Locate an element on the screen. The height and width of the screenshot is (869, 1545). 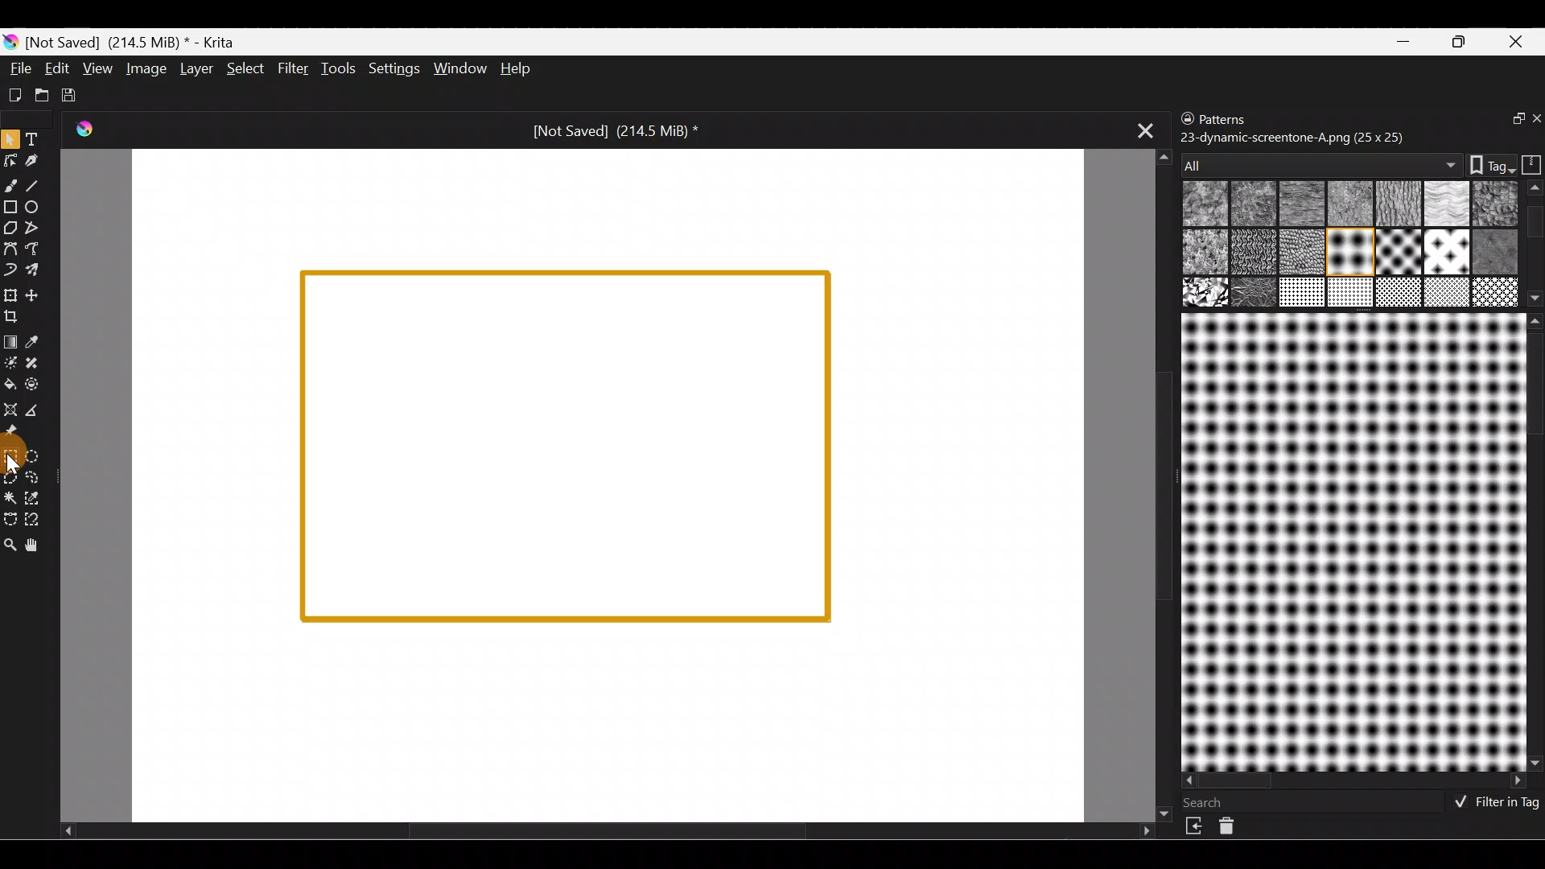
Maximize is located at coordinates (1463, 42).